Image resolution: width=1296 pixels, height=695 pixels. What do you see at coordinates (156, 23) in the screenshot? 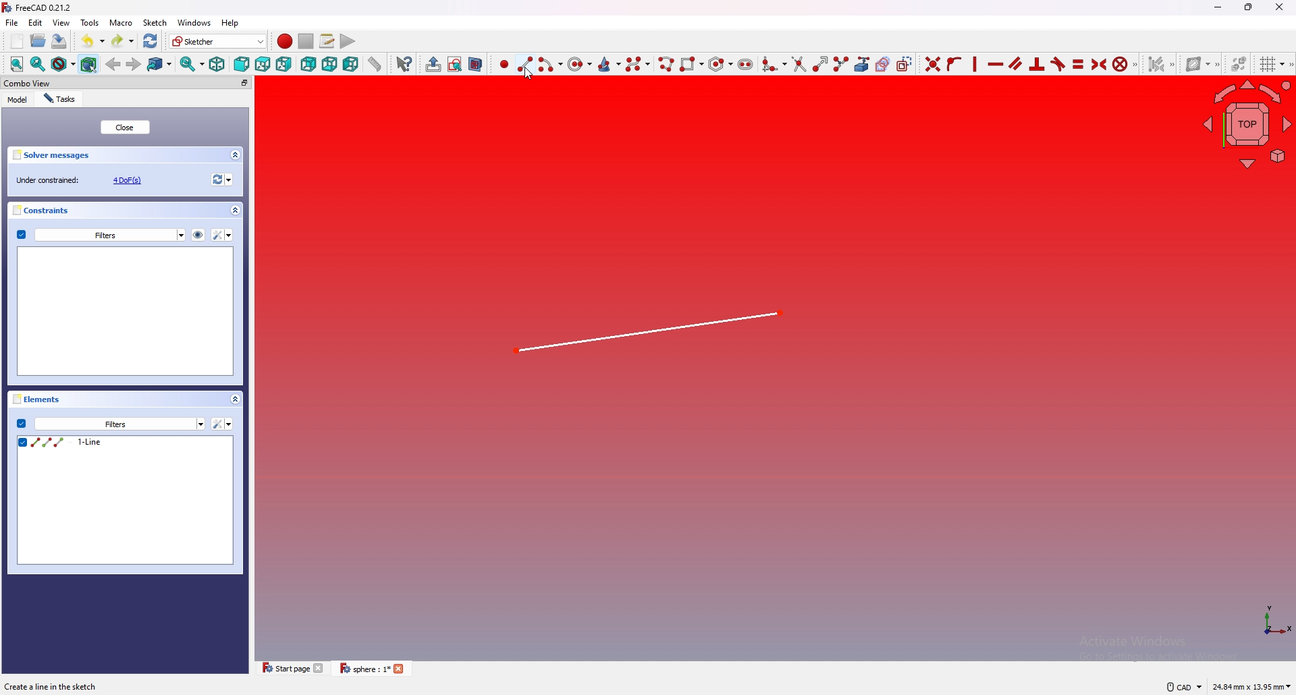
I see `Sketch` at bounding box center [156, 23].